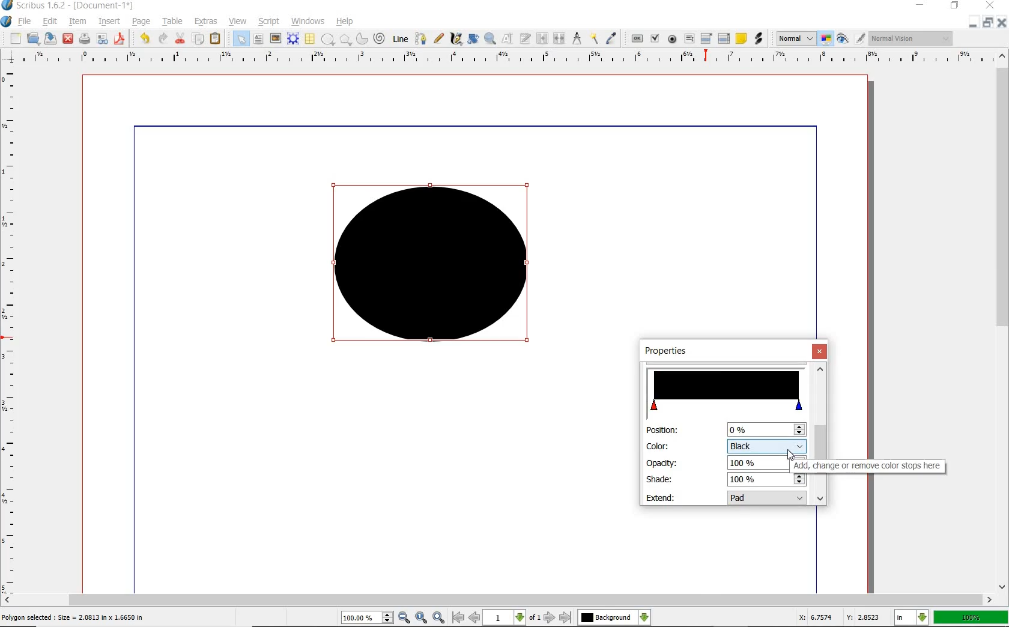 The width and height of the screenshot is (1009, 627). What do you see at coordinates (761, 480) in the screenshot?
I see `shade` at bounding box center [761, 480].